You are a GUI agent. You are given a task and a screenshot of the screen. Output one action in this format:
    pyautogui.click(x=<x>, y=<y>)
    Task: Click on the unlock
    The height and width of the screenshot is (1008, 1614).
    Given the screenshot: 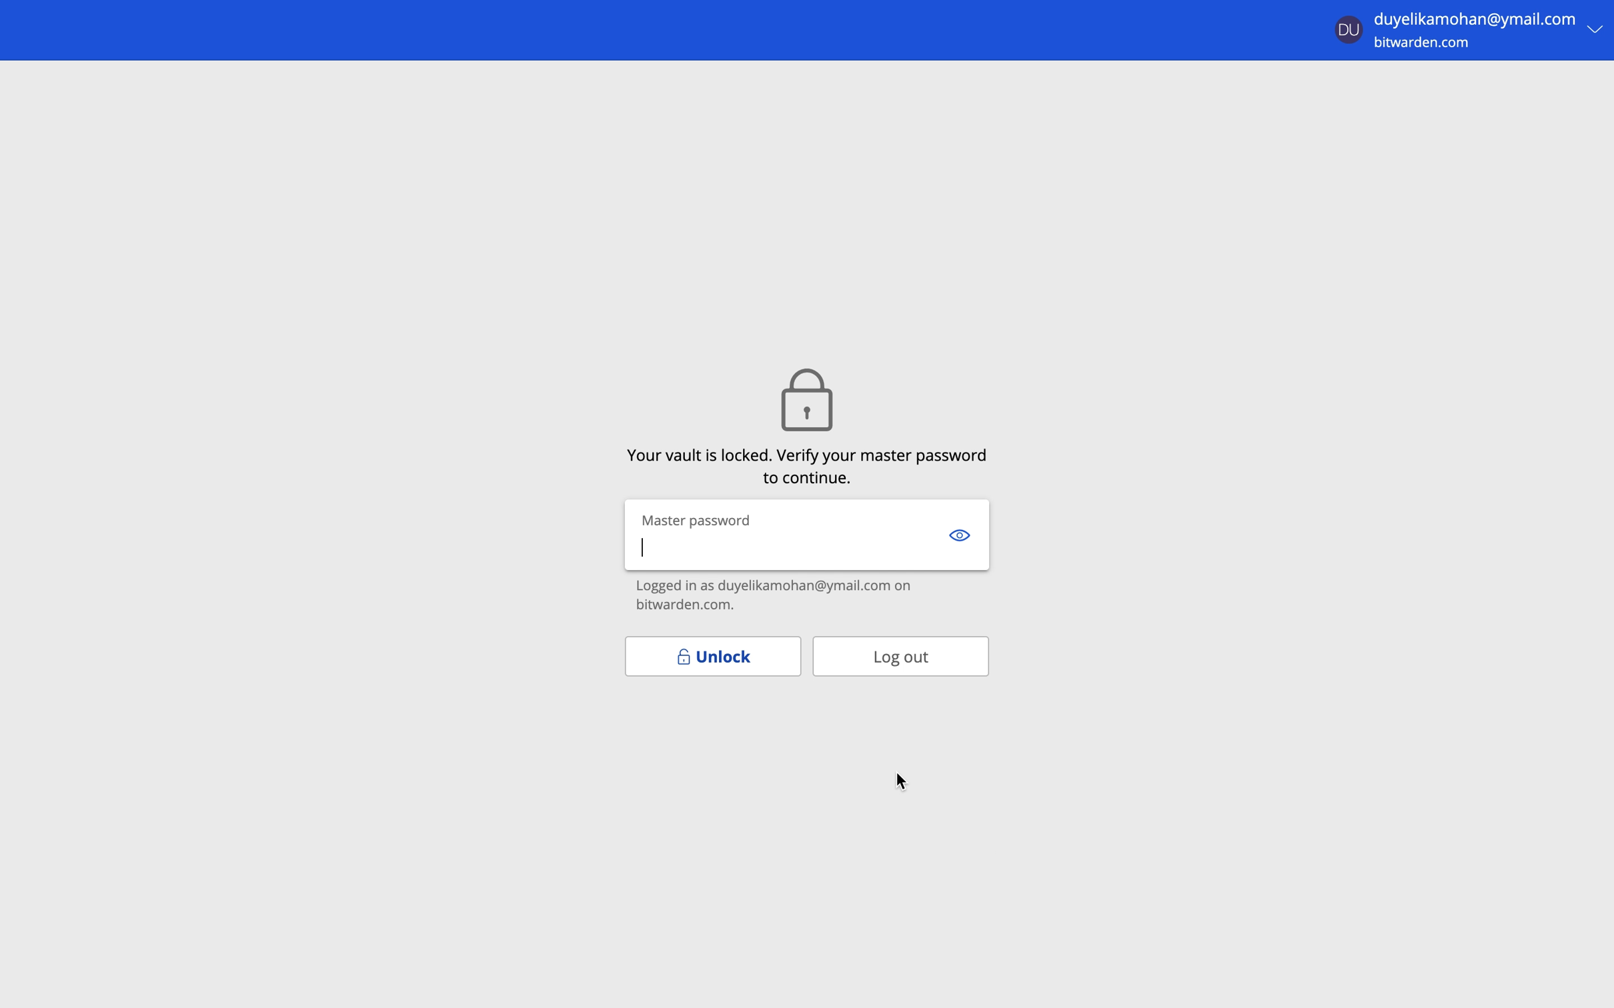 What is the action you would take?
    pyautogui.click(x=712, y=656)
    